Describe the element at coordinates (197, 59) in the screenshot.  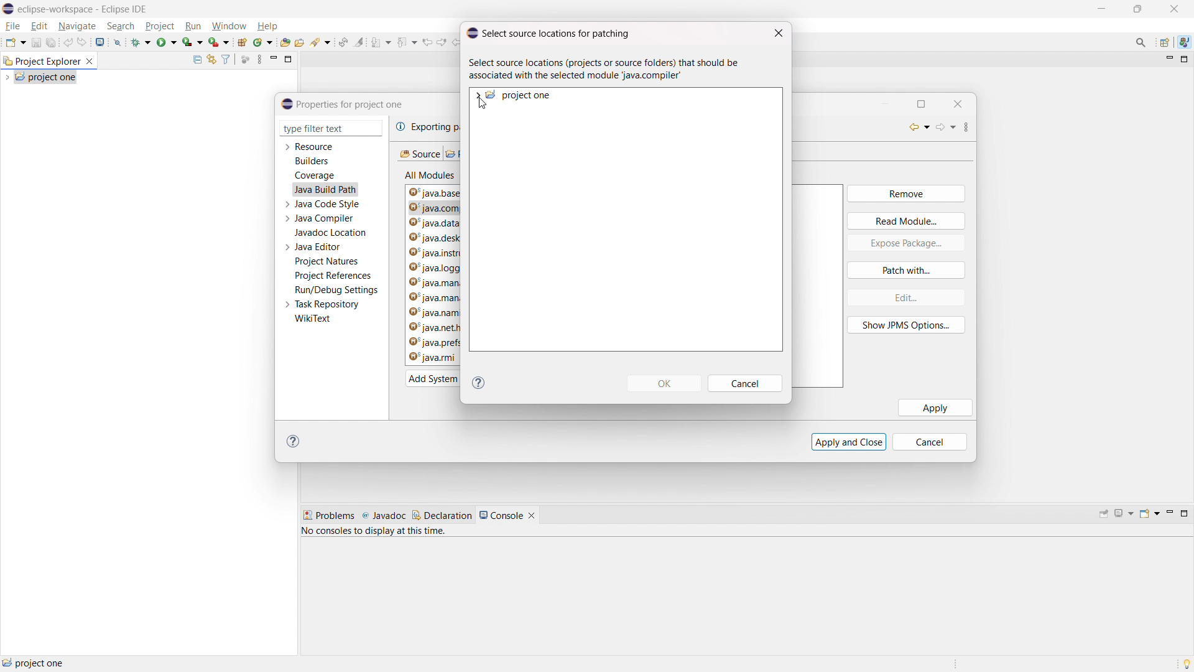
I see `collapse all` at that location.